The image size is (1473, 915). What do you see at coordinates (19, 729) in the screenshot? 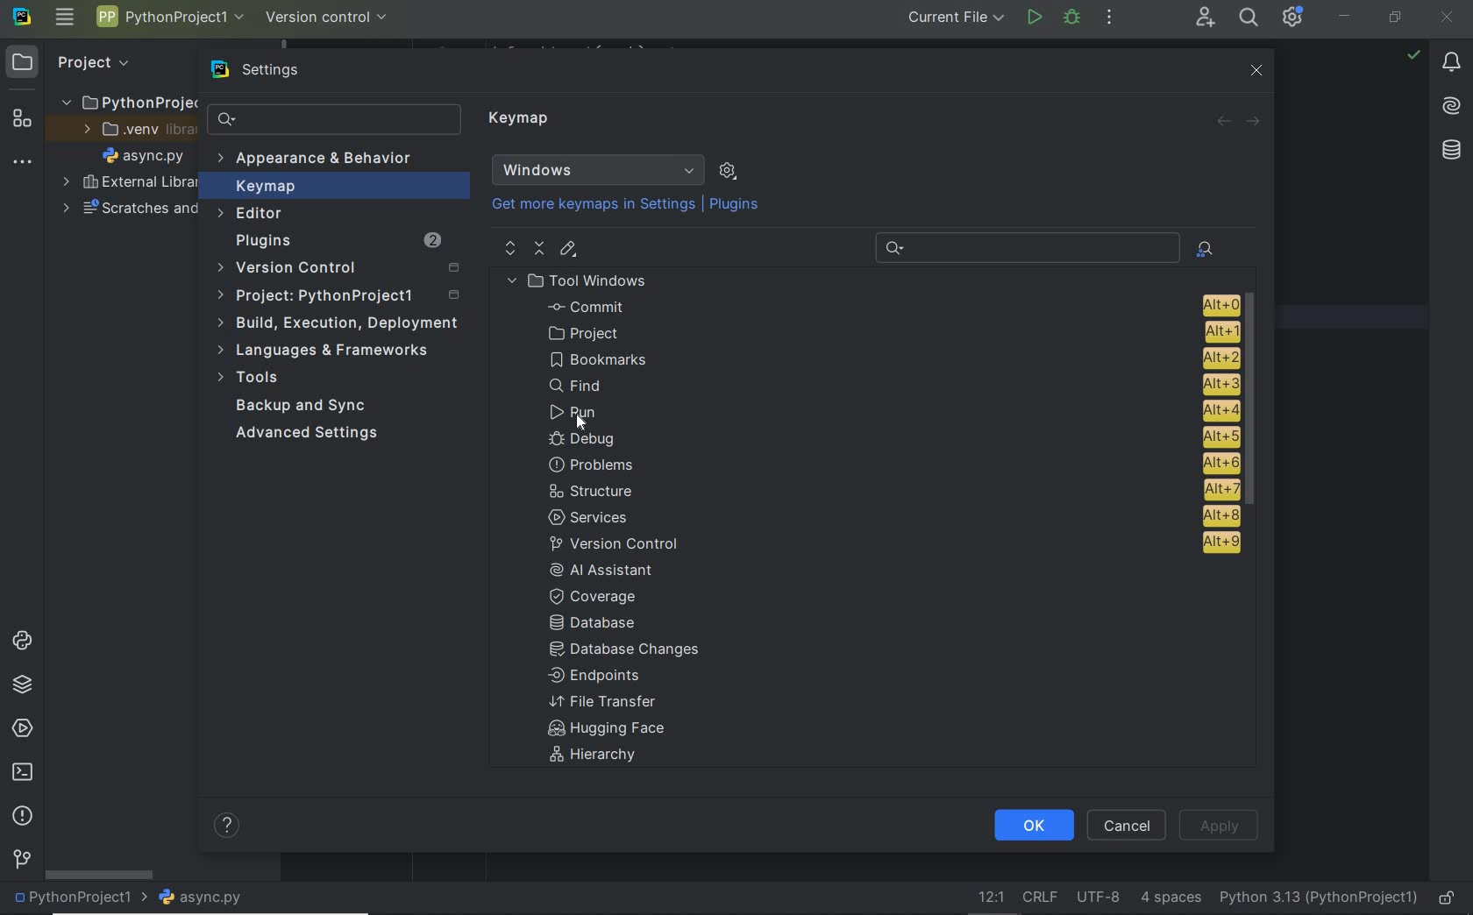
I see `services` at bounding box center [19, 729].